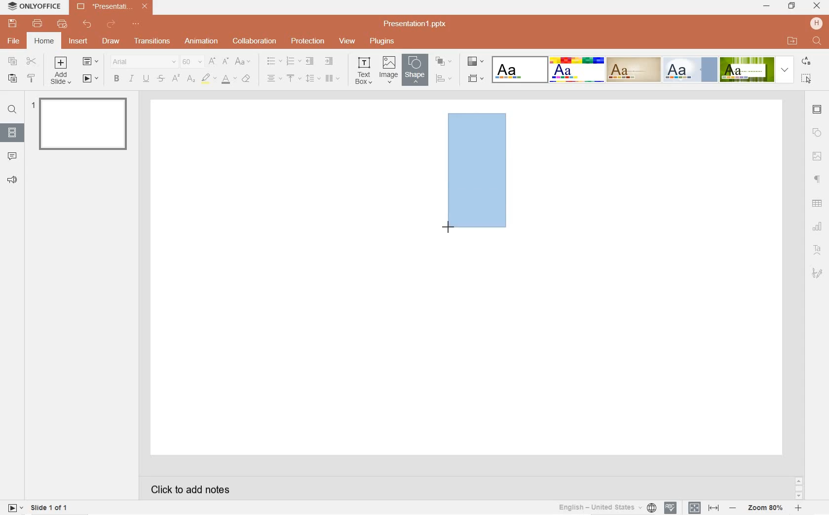 The image size is (829, 515). What do you see at coordinates (347, 41) in the screenshot?
I see `view` at bounding box center [347, 41].